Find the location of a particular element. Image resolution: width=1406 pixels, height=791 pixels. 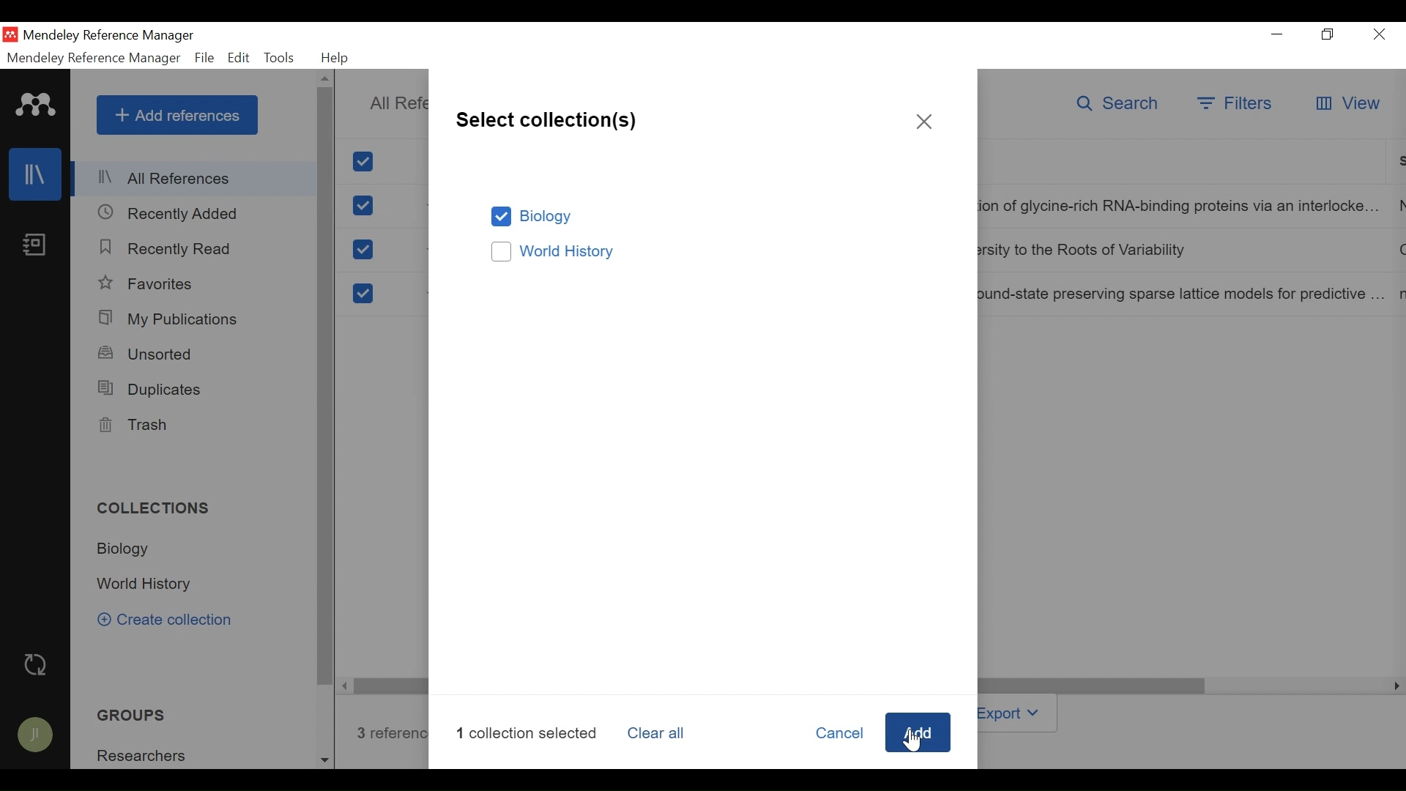

Collection is located at coordinates (160, 510).